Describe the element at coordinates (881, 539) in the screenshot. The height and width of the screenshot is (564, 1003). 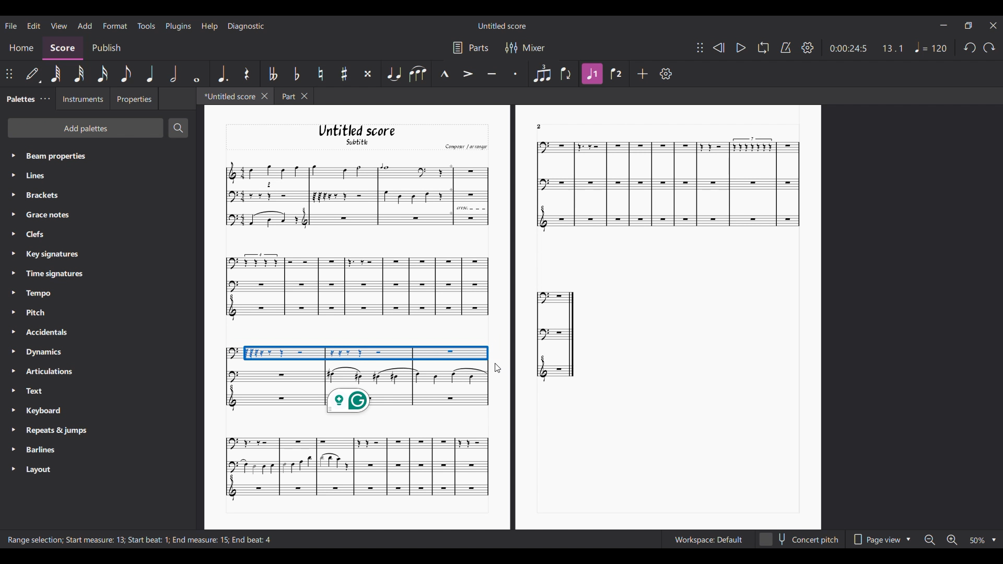
I see `Page view ` at that location.